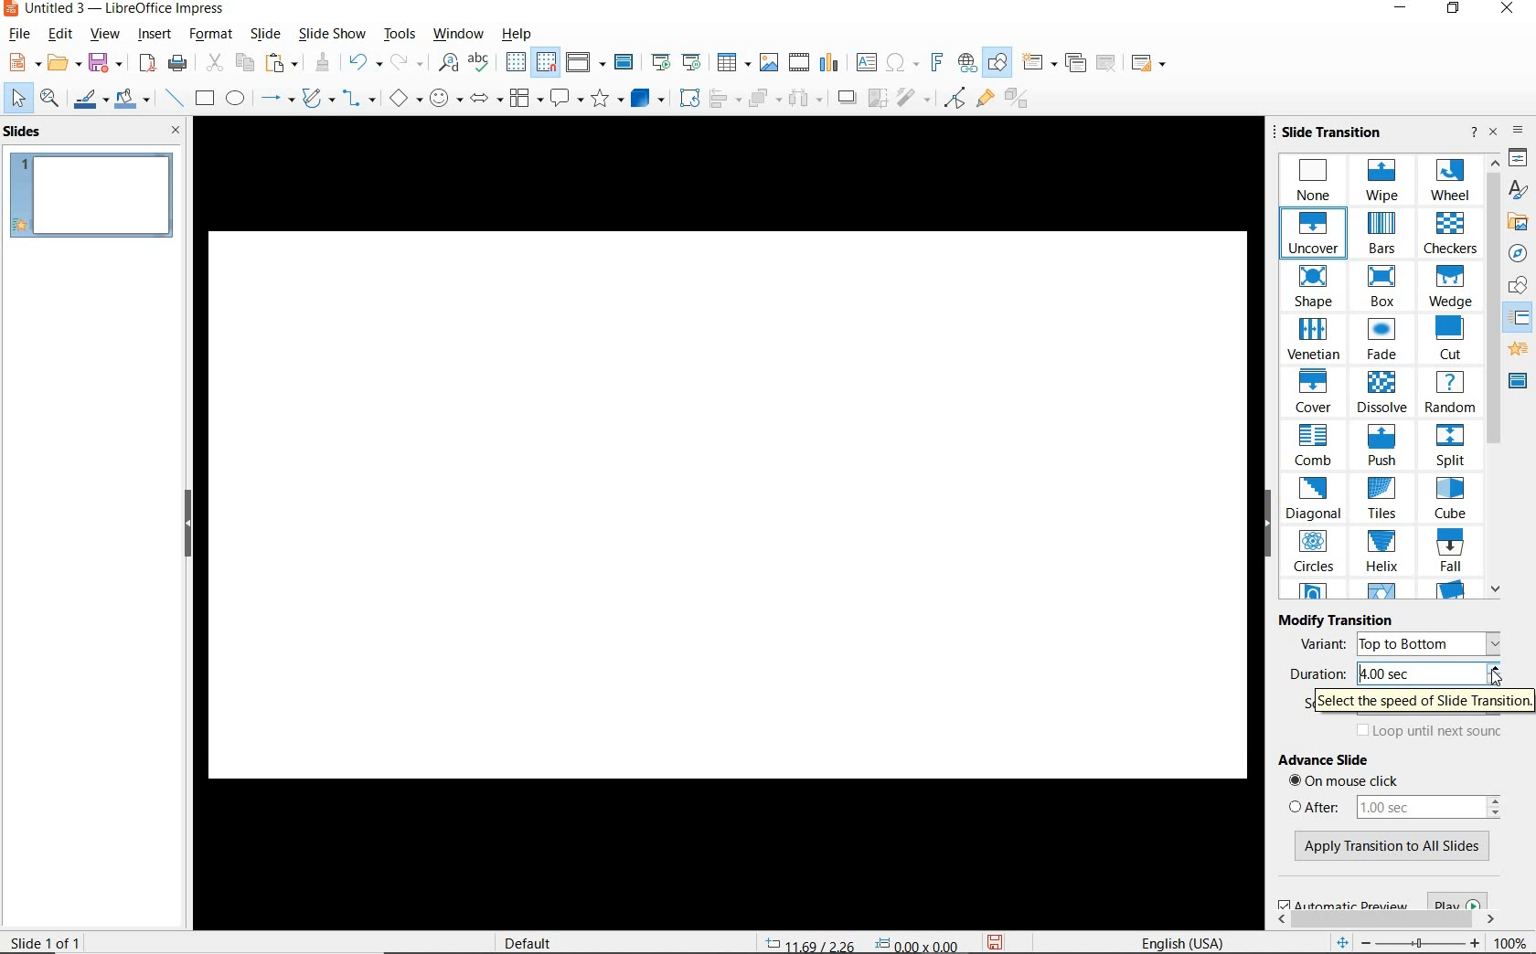 This screenshot has height=954, width=1536. What do you see at coordinates (525, 101) in the screenshot?
I see `FLOWCHART` at bounding box center [525, 101].